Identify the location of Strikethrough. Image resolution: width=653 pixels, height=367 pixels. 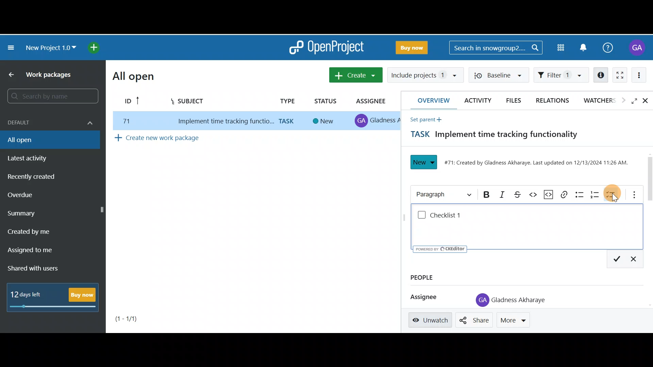
(520, 194).